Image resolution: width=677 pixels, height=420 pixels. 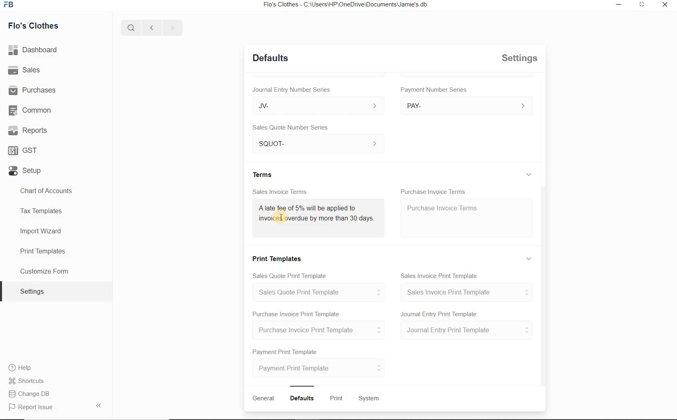 What do you see at coordinates (23, 369) in the screenshot?
I see `Help` at bounding box center [23, 369].